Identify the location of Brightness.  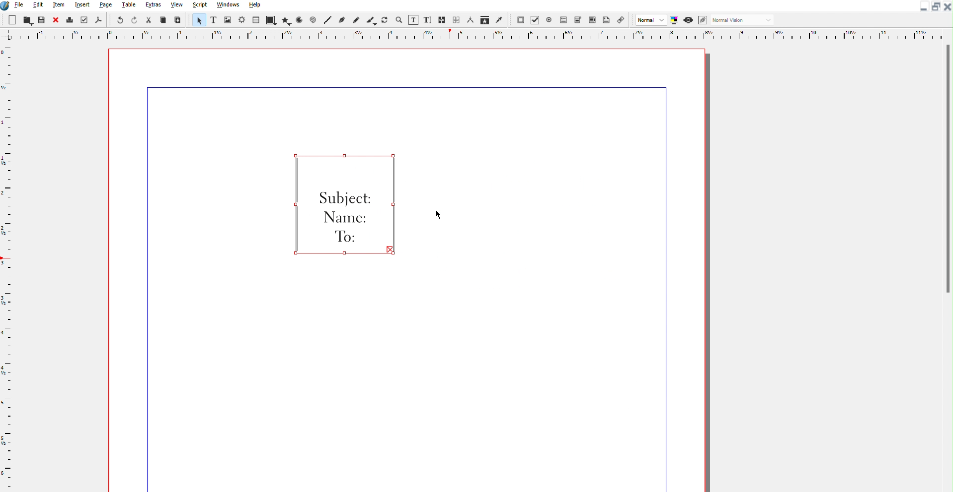
(242, 20).